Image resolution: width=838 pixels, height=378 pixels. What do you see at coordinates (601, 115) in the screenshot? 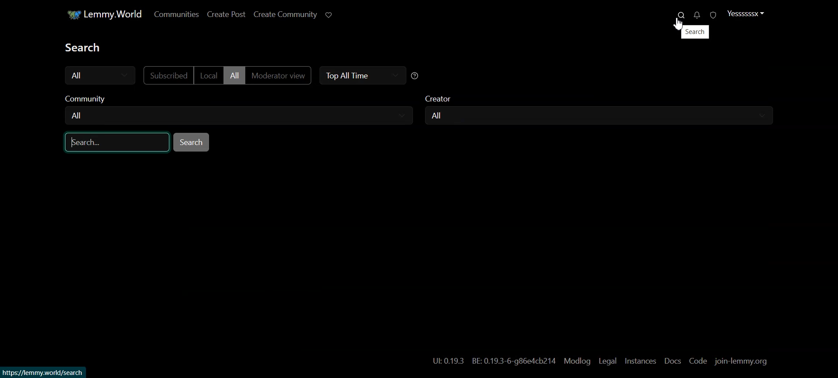
I see `Creator` at bounding box center [601, 115].